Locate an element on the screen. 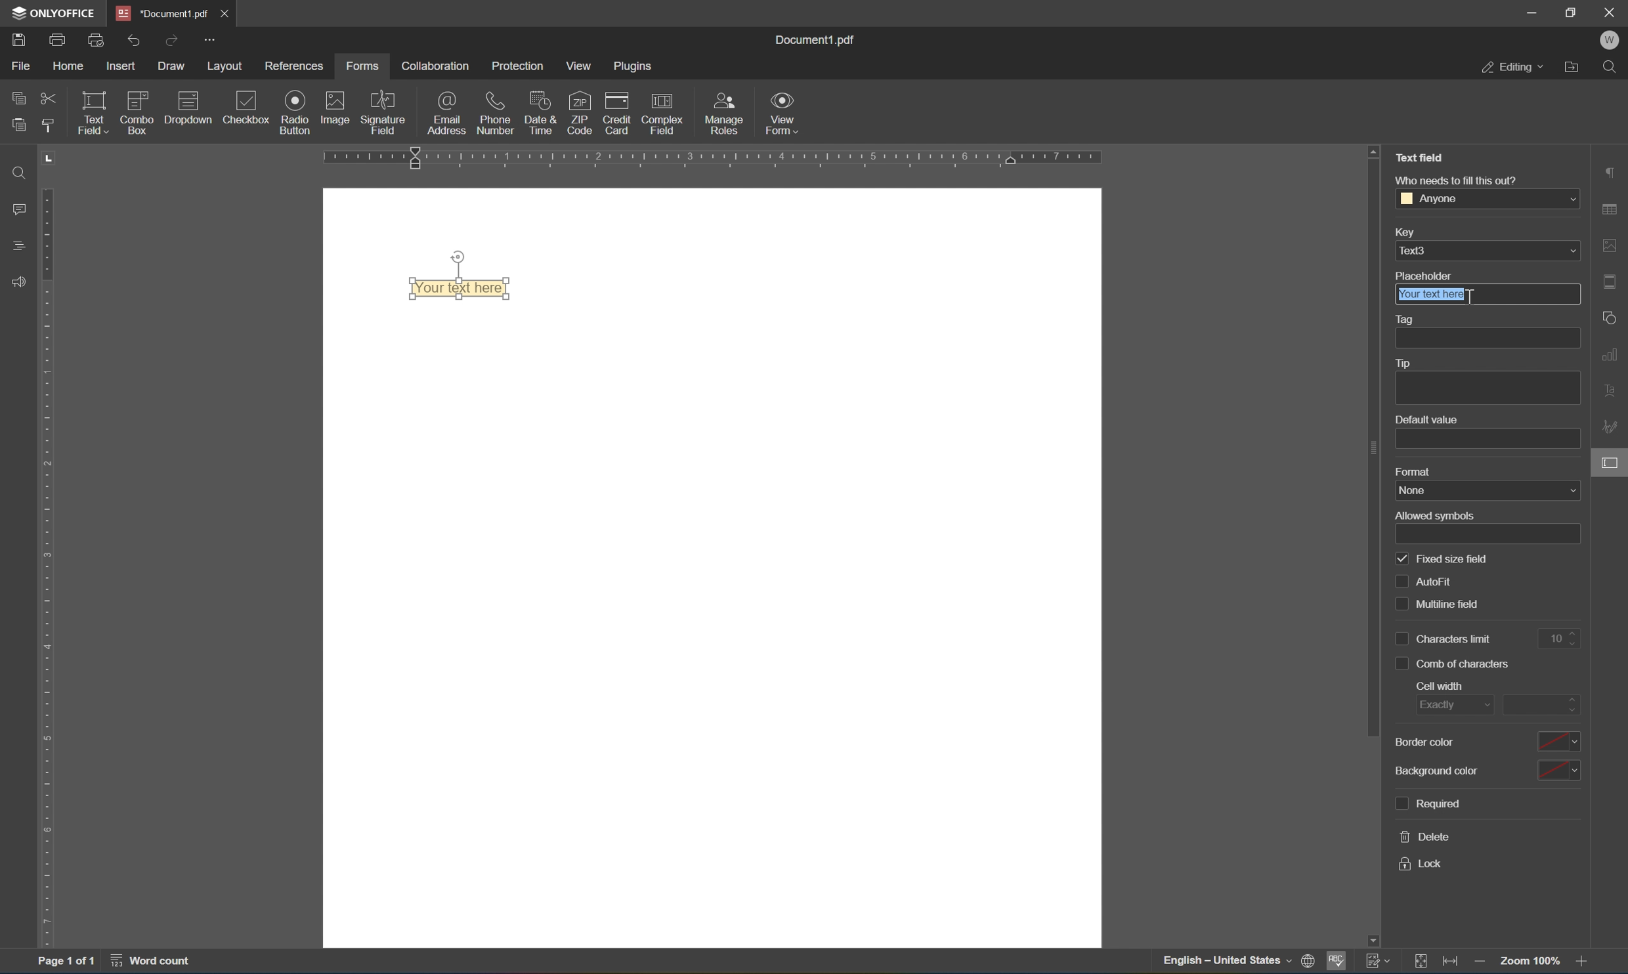  allowed symbols is located at coordinates (1432, 515).